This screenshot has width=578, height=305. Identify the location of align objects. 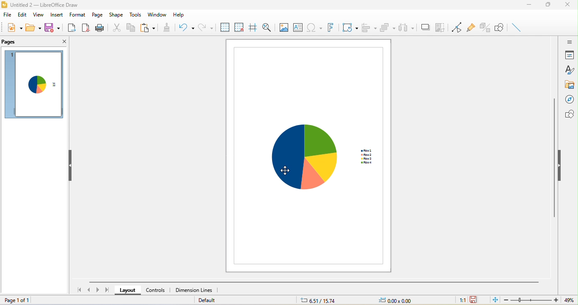
(369, 27).